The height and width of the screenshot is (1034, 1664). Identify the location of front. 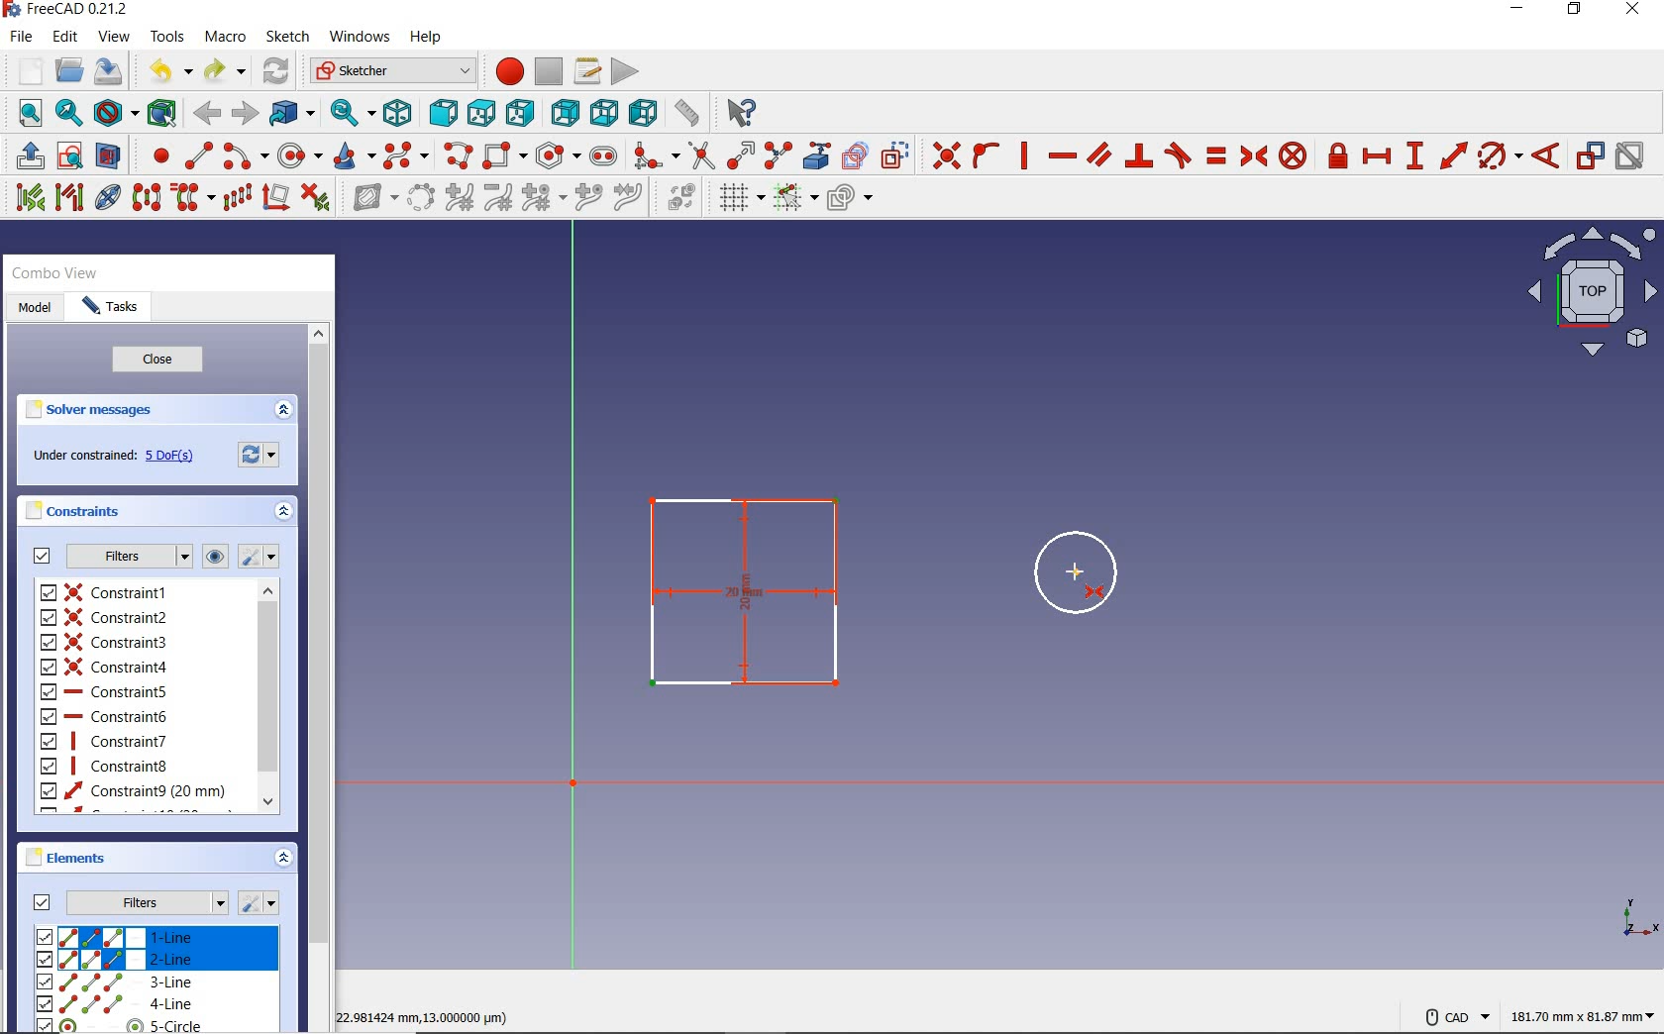
(442, 112).